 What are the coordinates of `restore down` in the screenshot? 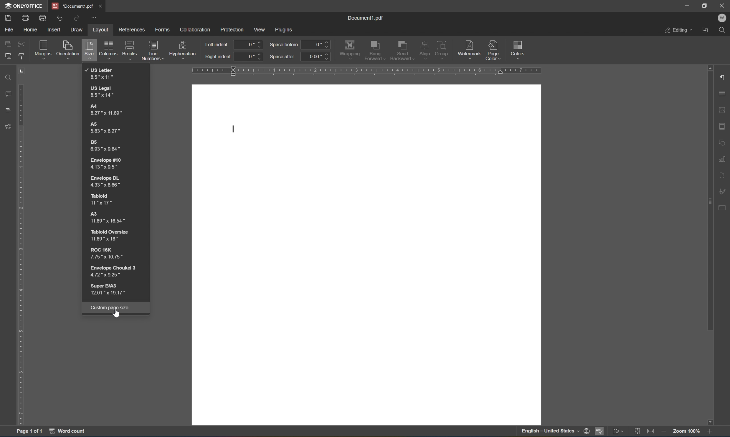 It's located at (706, 5).